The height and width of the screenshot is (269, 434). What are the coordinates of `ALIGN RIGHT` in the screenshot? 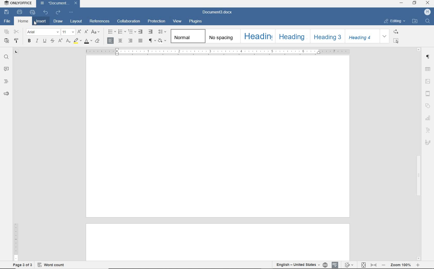 It's located at (130, 40).